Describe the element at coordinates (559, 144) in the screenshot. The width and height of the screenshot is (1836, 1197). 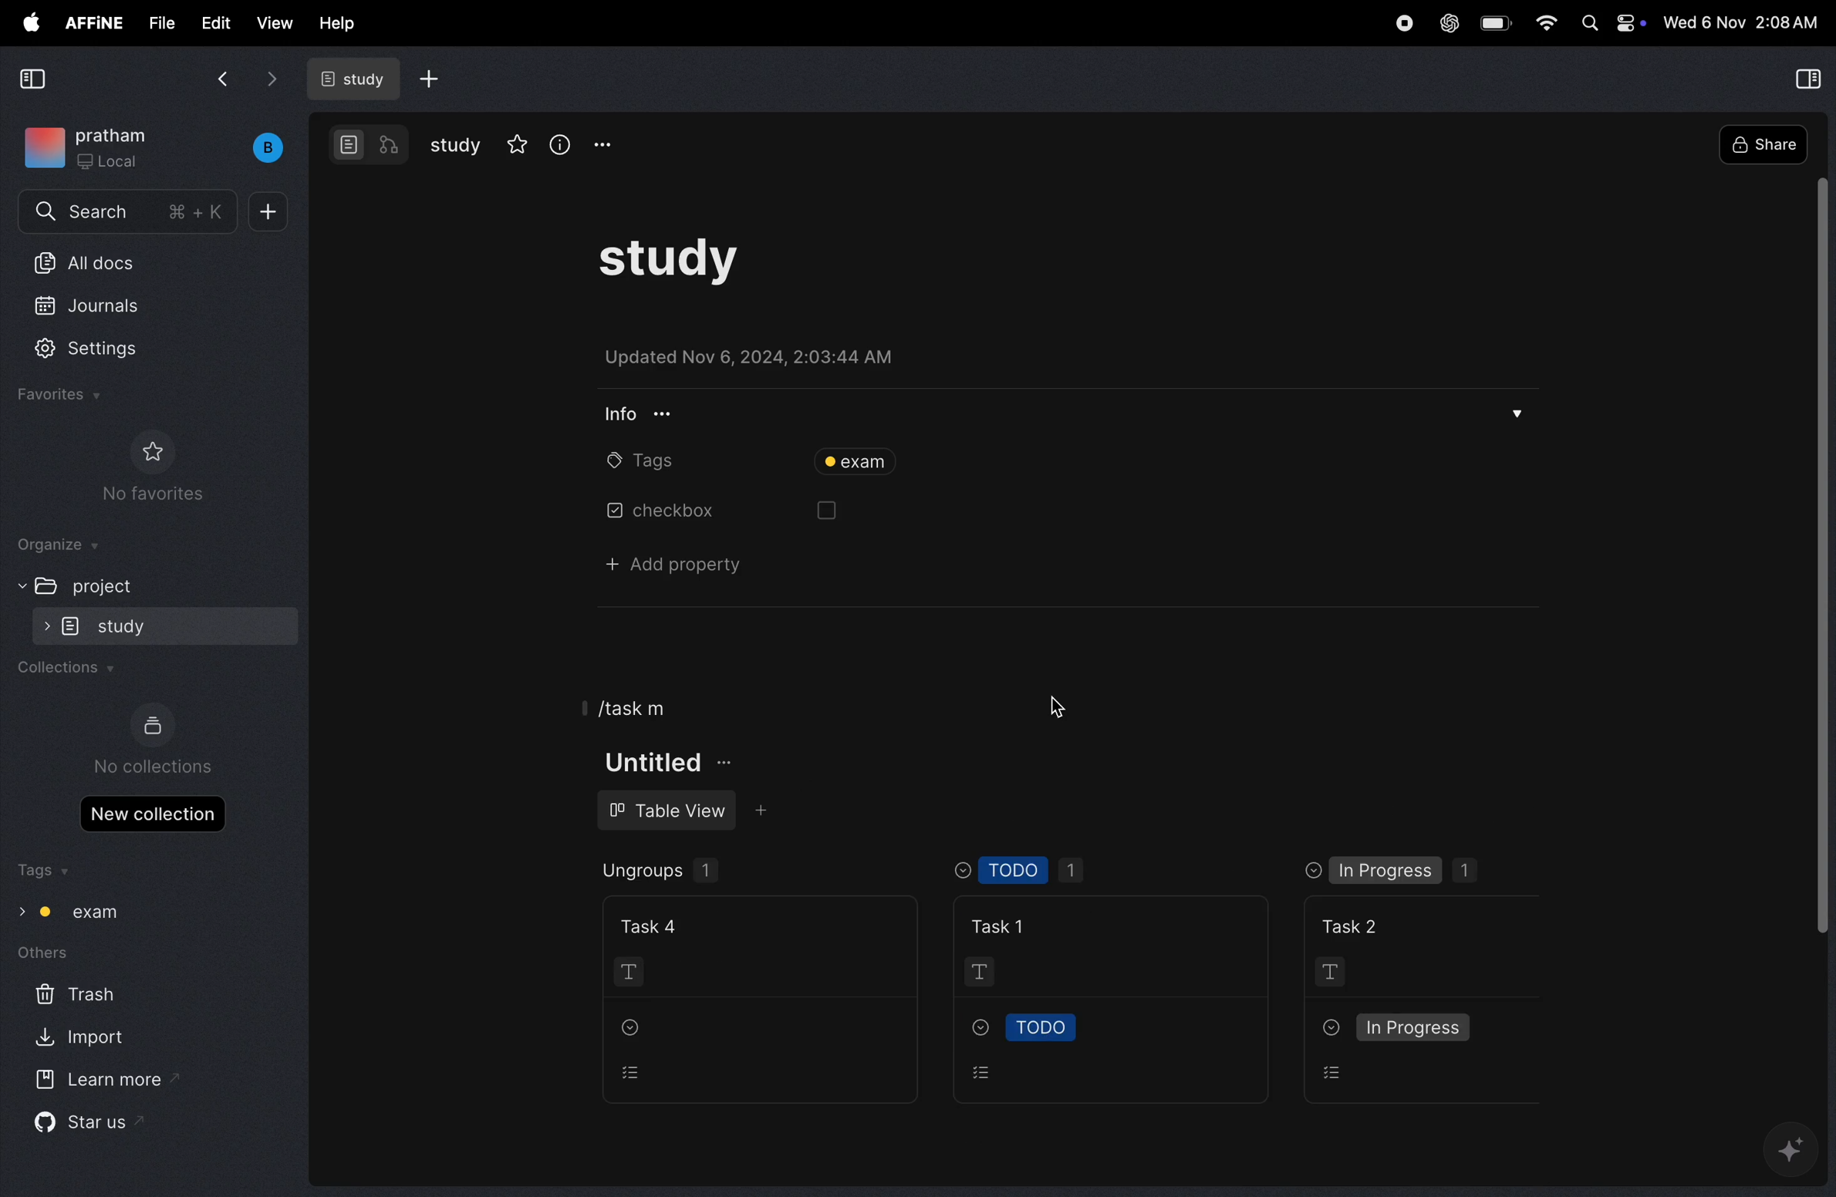
I see `info` at that location.